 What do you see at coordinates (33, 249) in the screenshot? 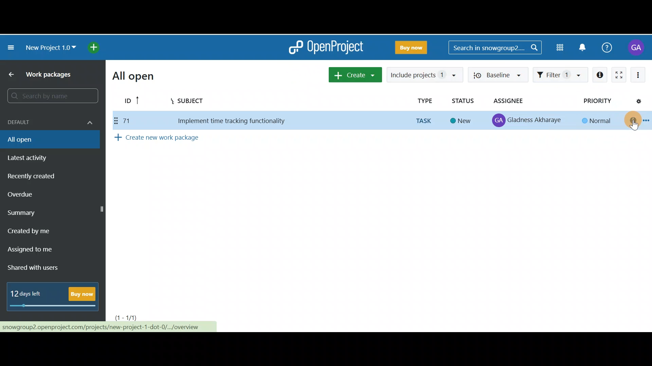
I see `Assigned to me` at bounding box center [33, 249].